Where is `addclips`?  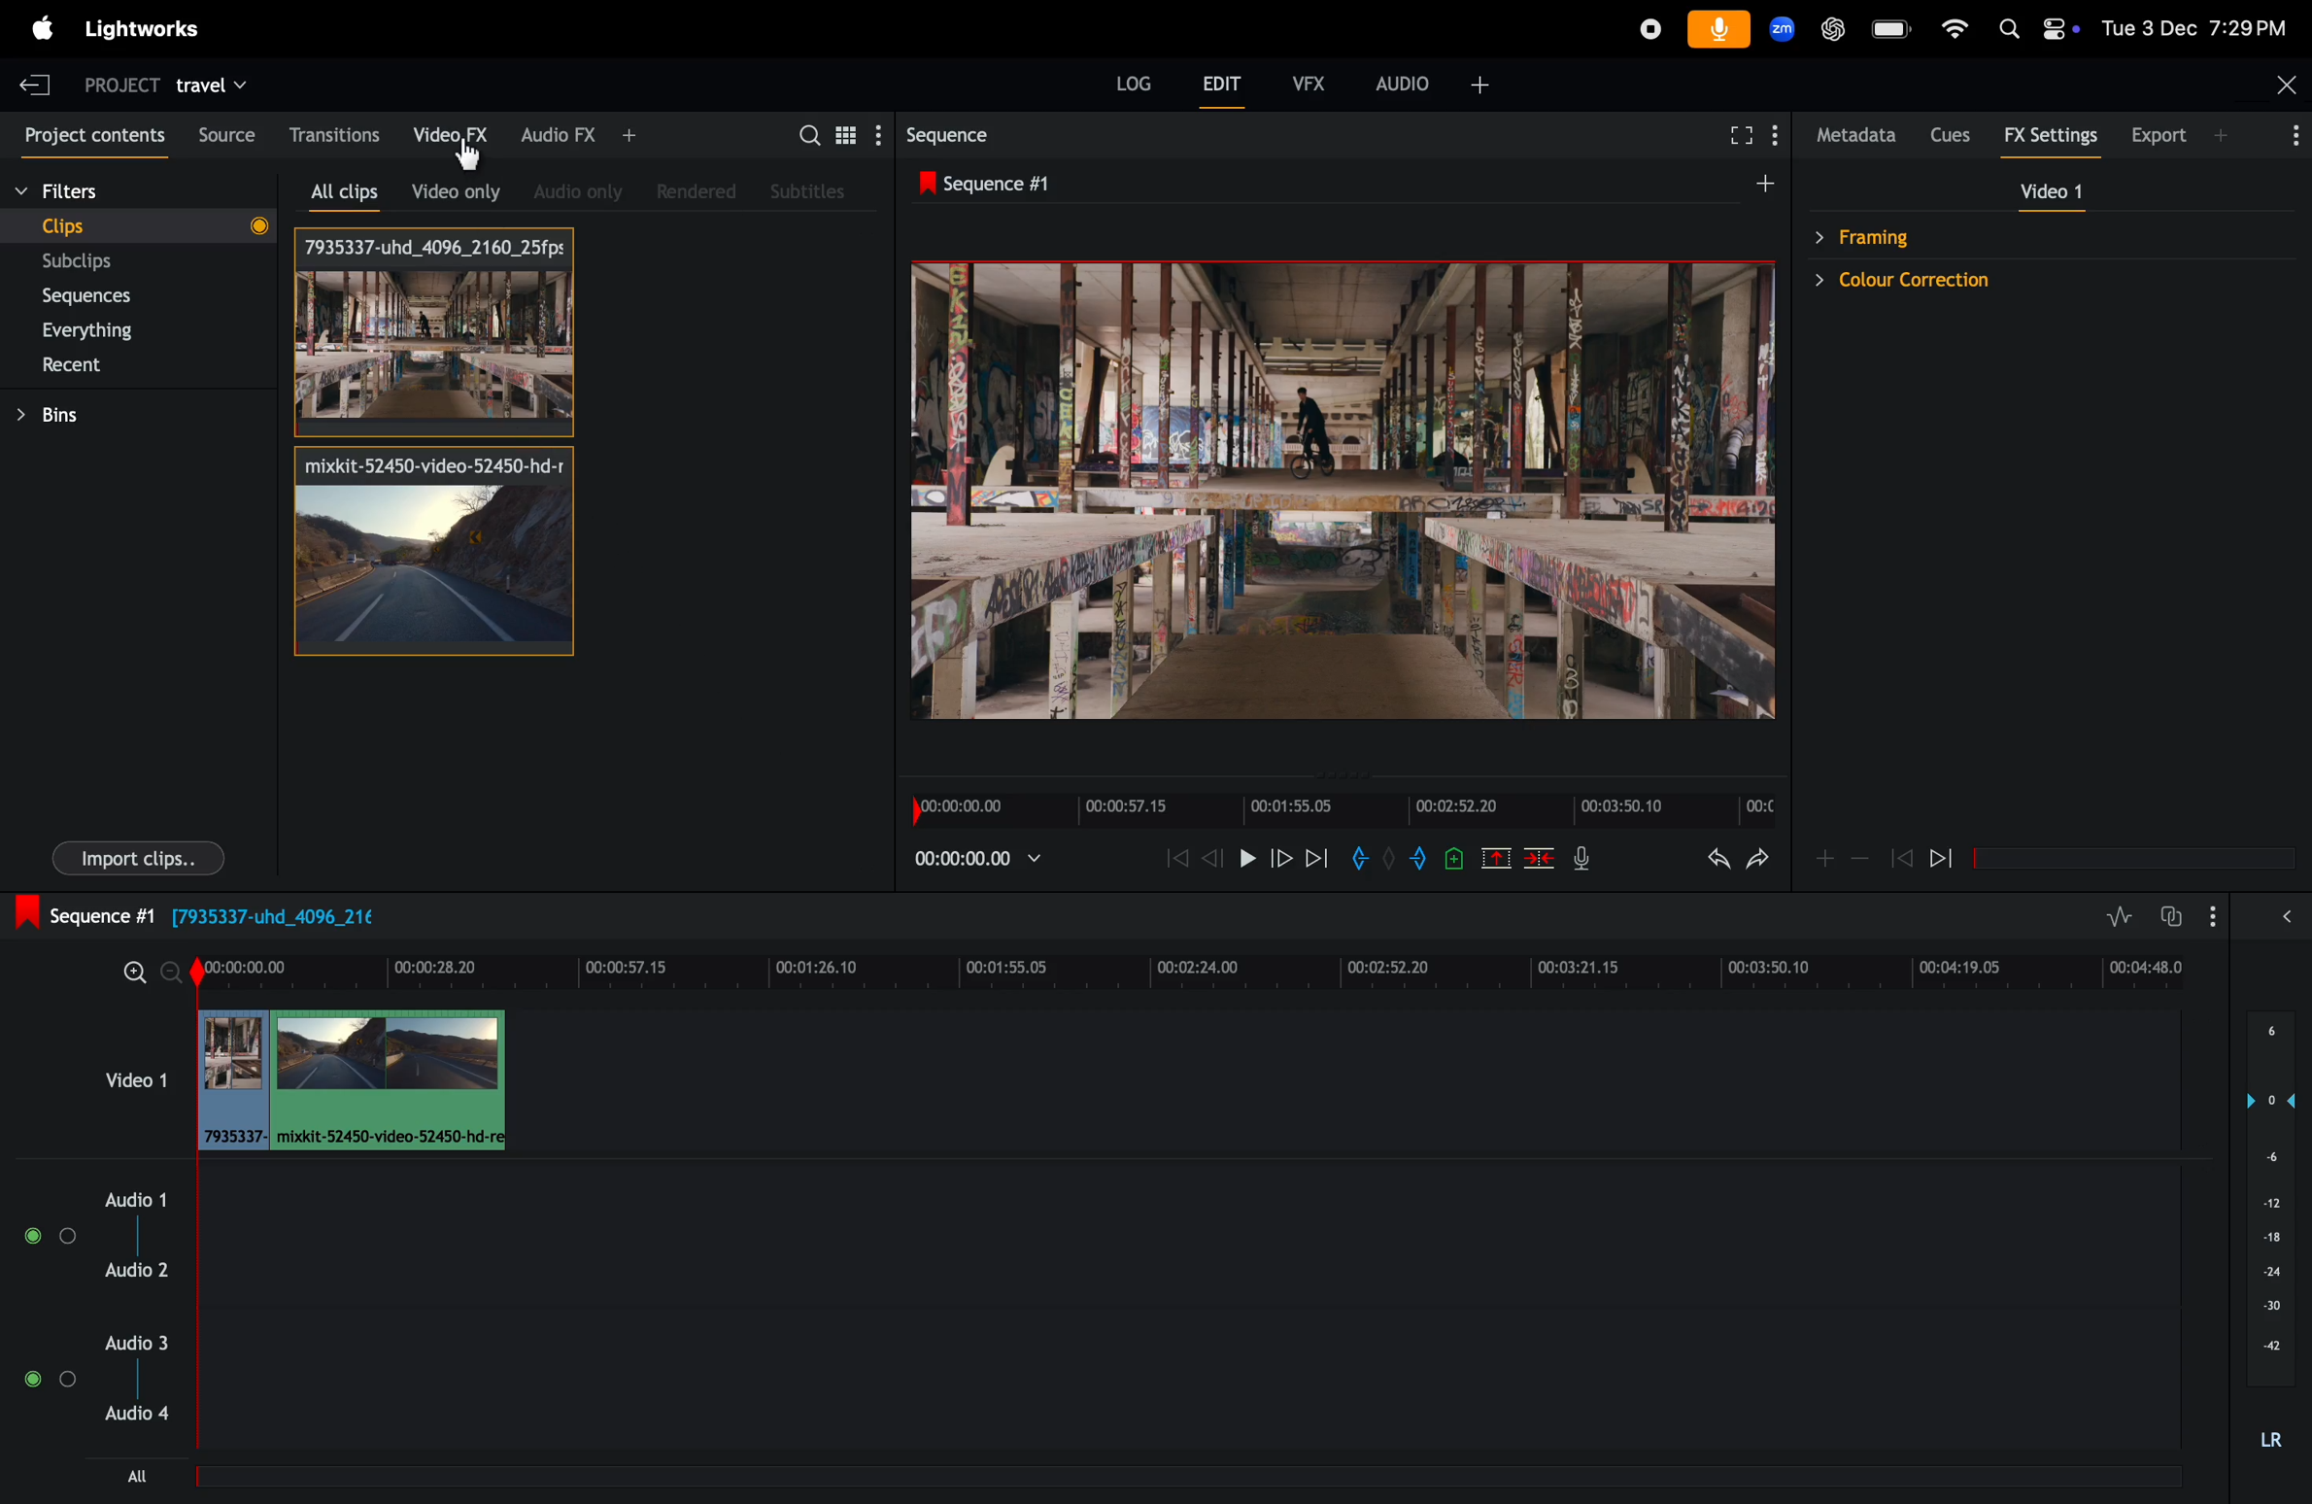
addclips is located at coordinates (349, 1080).